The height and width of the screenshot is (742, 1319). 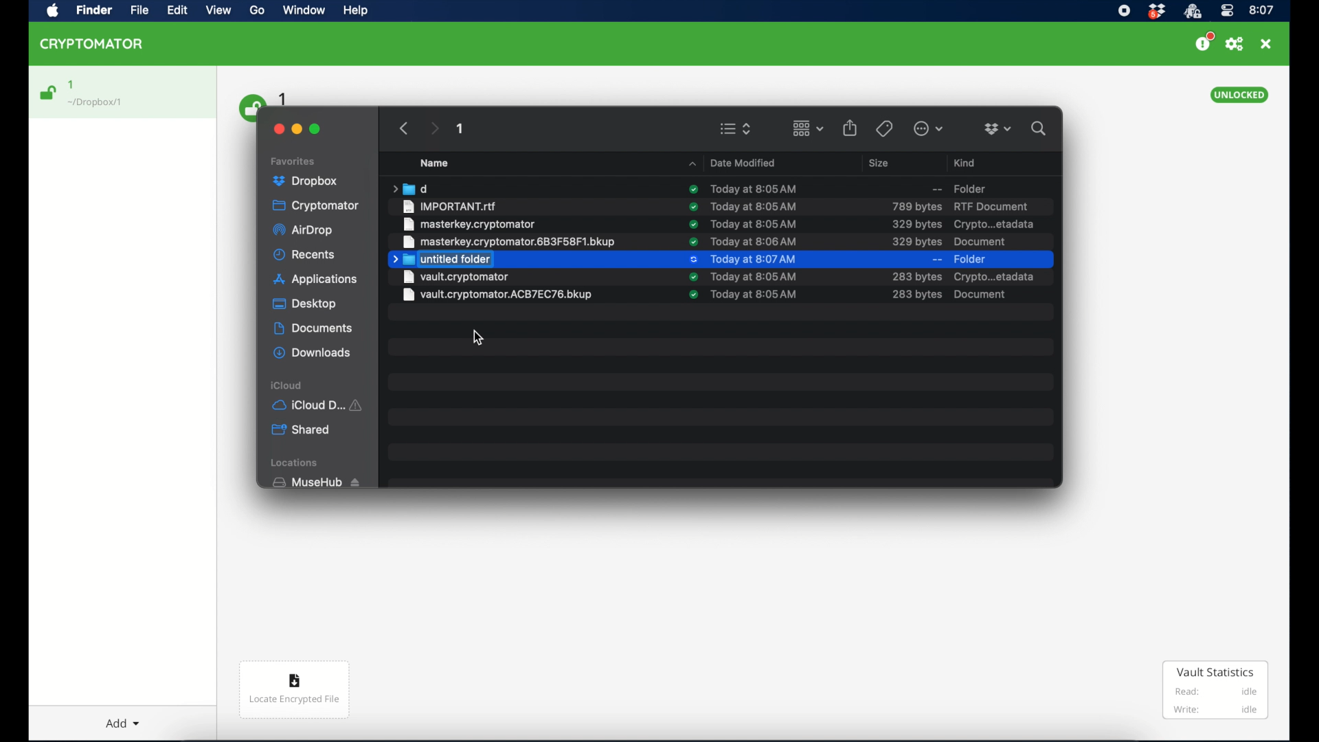 What do you see at coordinates (1226, 11) in the screenshot?
I see `control center` at bounding box center [1226, 11].